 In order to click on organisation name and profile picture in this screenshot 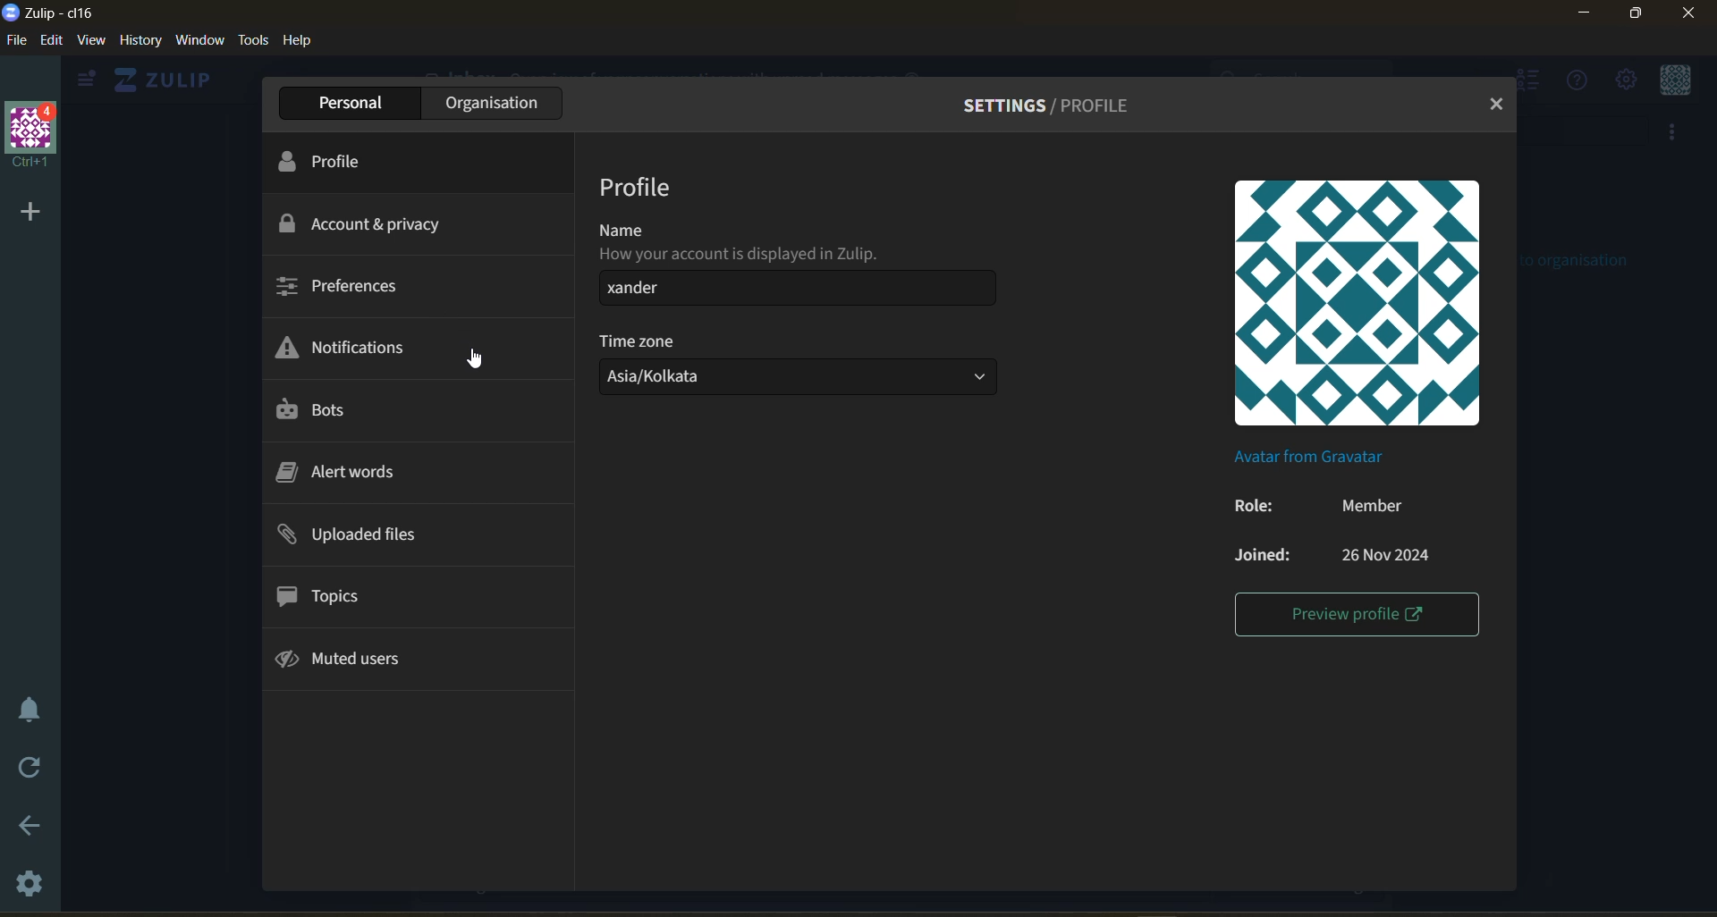, I will do `click(30, 136)`.